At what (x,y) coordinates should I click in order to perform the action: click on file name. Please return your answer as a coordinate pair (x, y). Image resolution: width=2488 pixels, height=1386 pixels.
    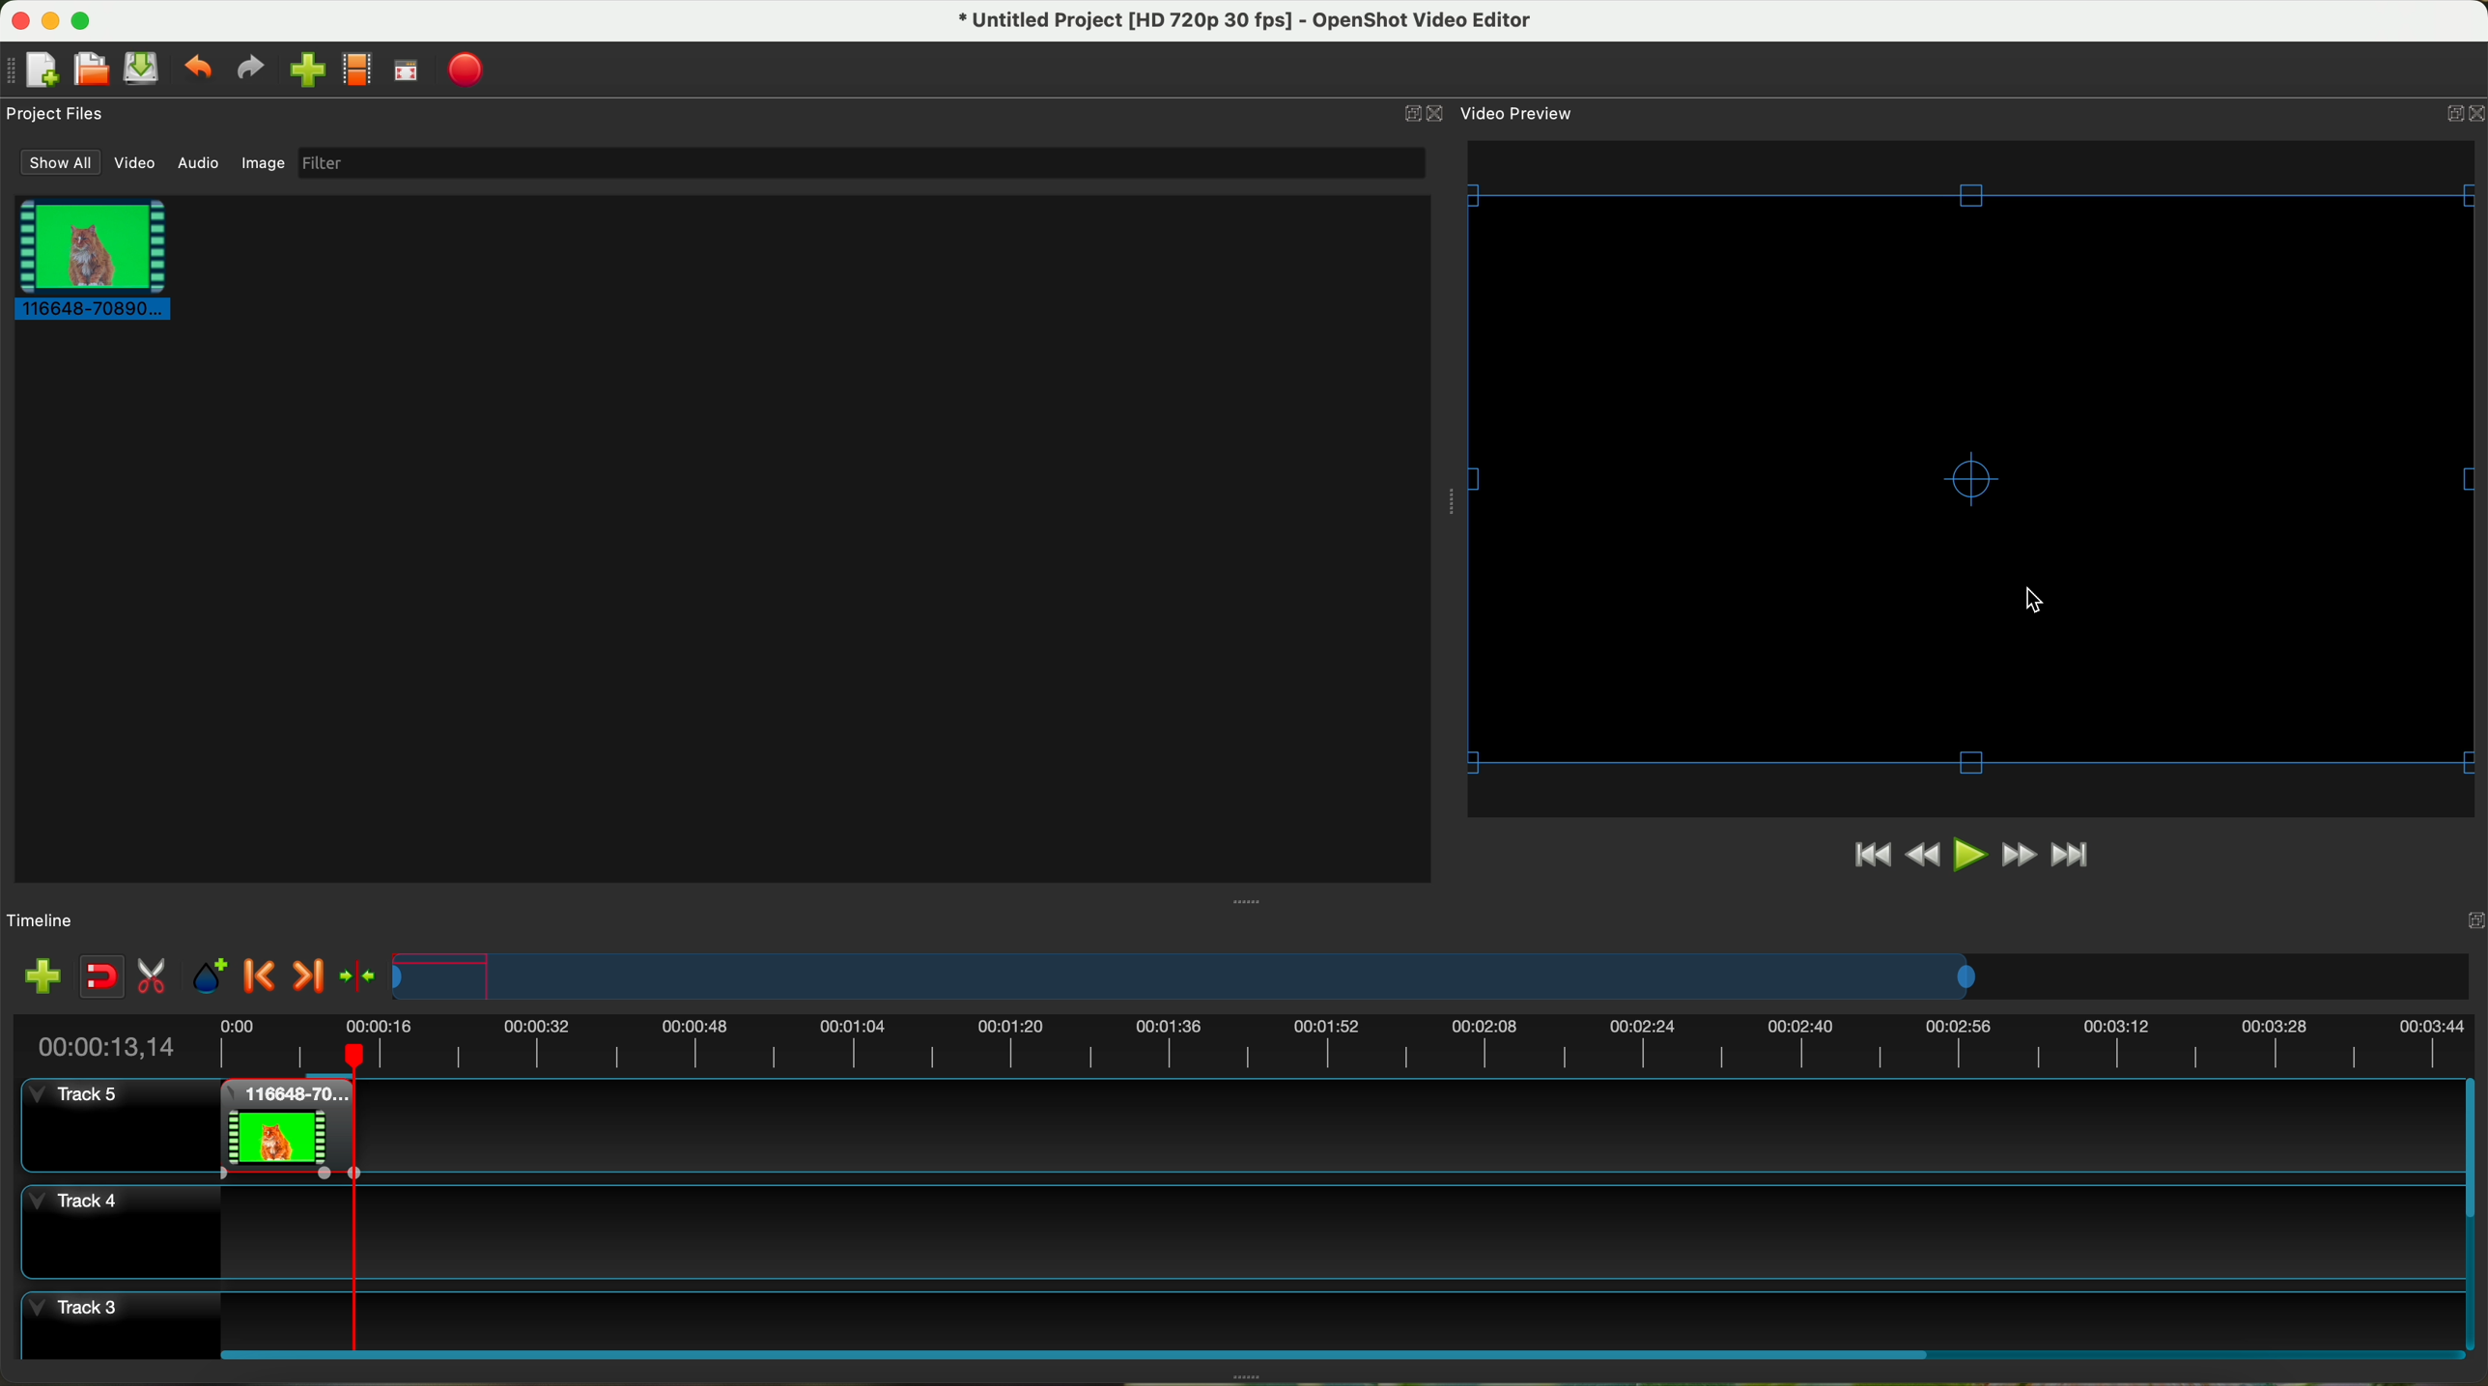
    Looking at the image, I should click on (1247, 21).